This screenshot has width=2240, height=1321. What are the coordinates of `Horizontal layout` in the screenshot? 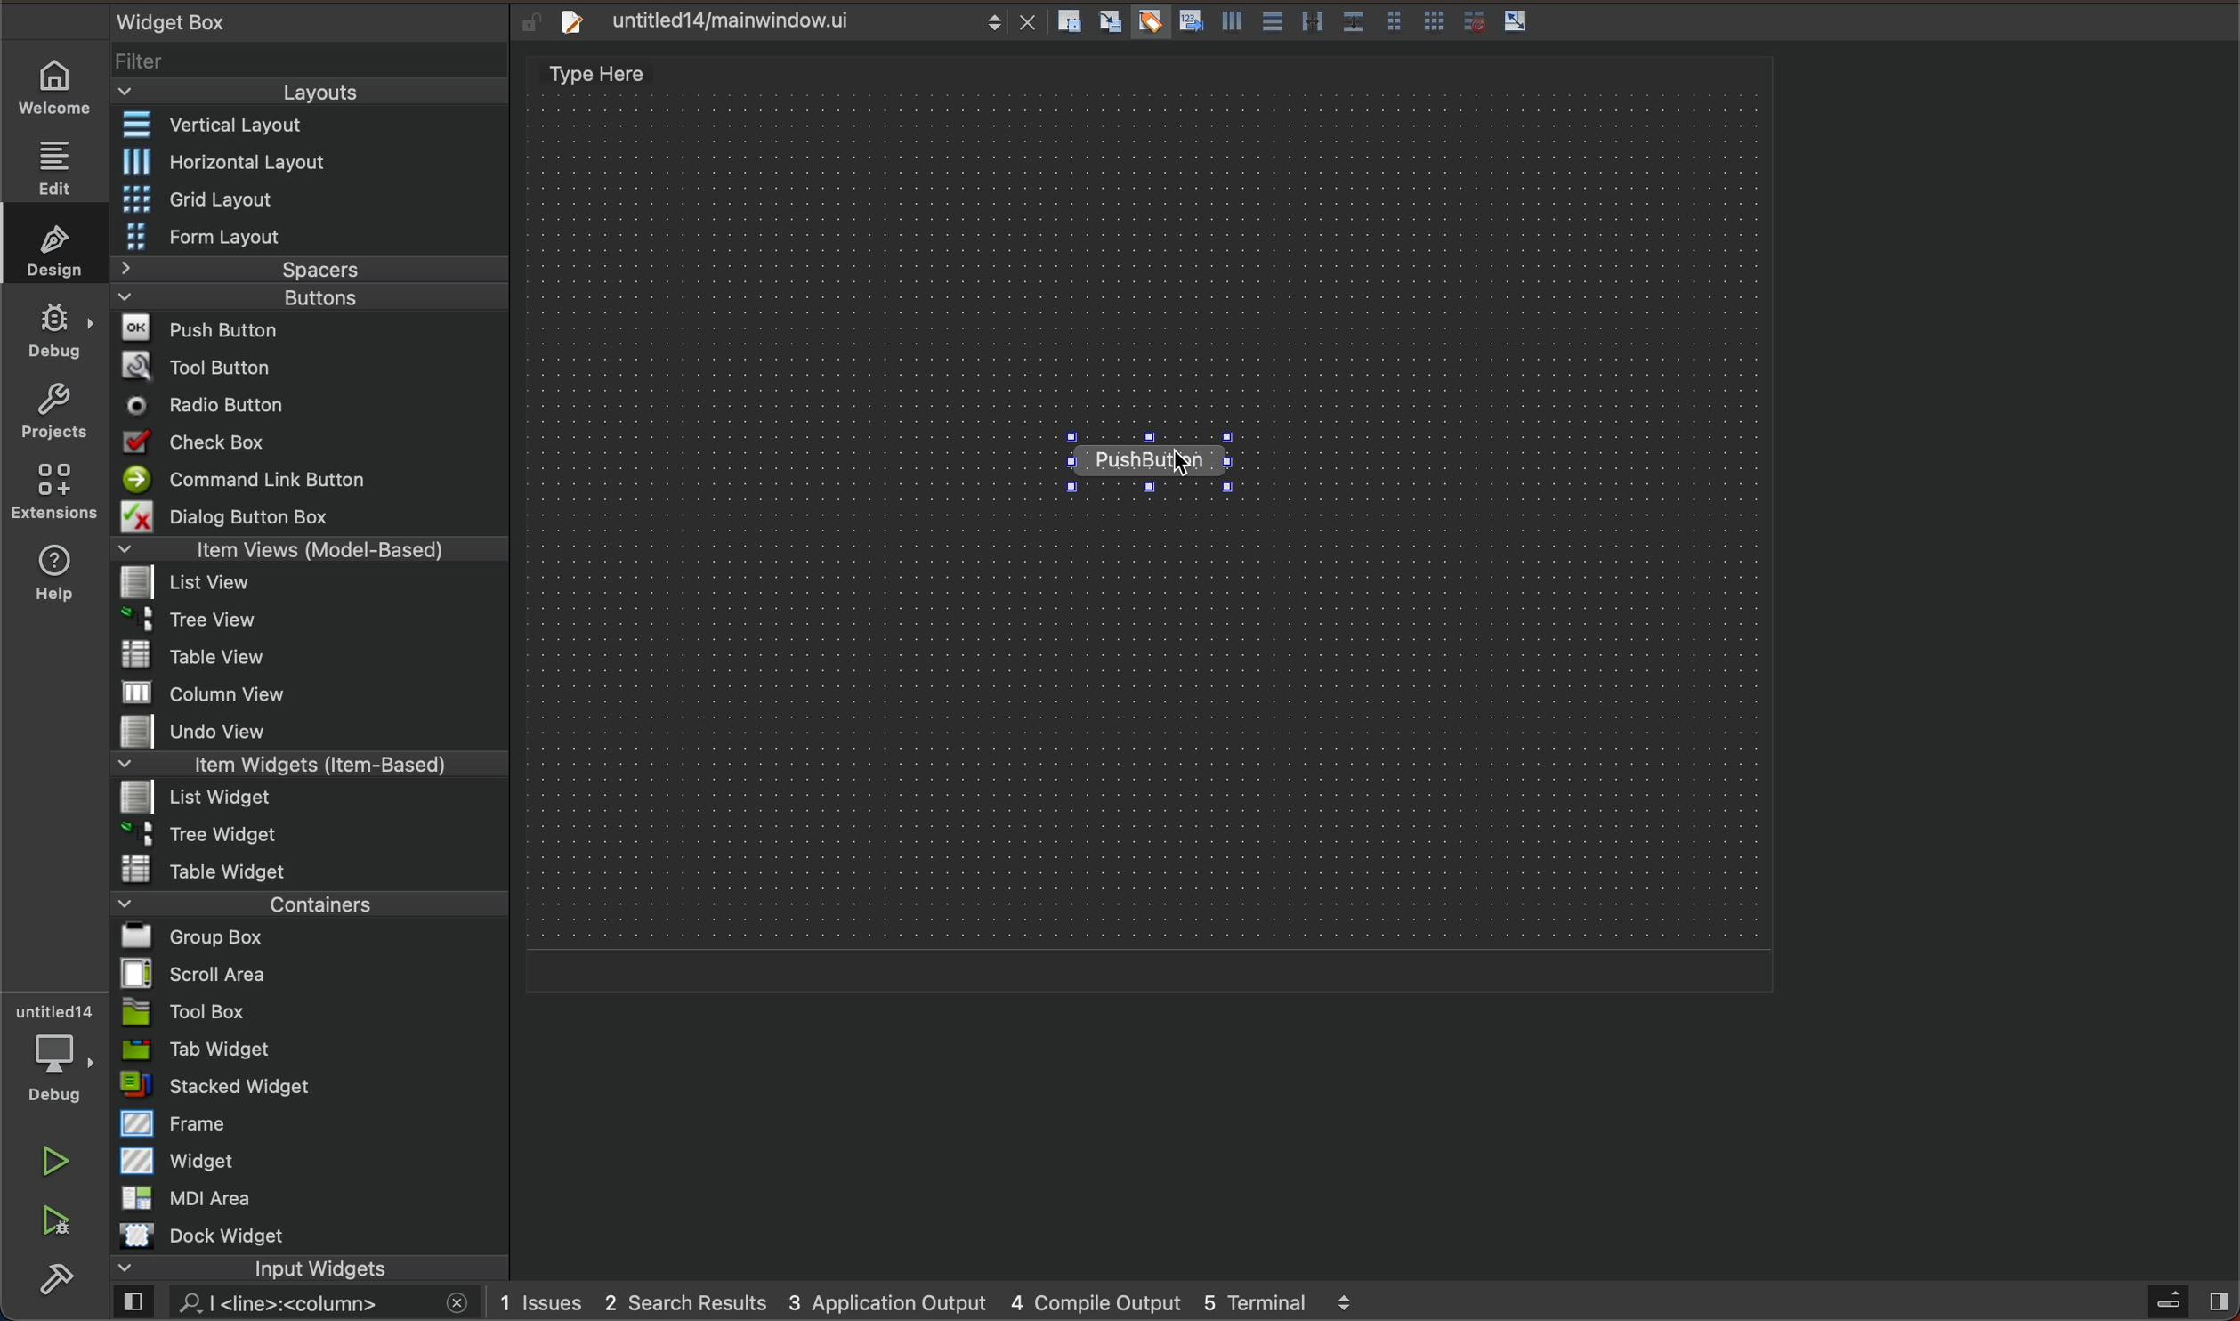 It's located at (317, 165).